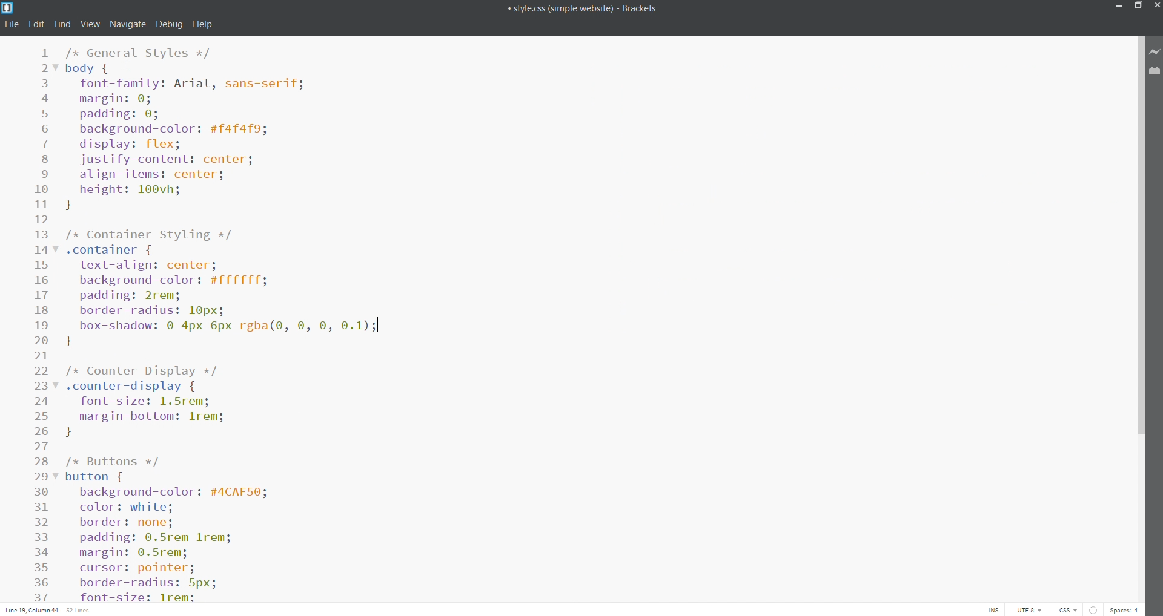  What do you see at coordinates (1119, 7) in the screenshot?
I see `minimize` at bounding box center [1119, 7].